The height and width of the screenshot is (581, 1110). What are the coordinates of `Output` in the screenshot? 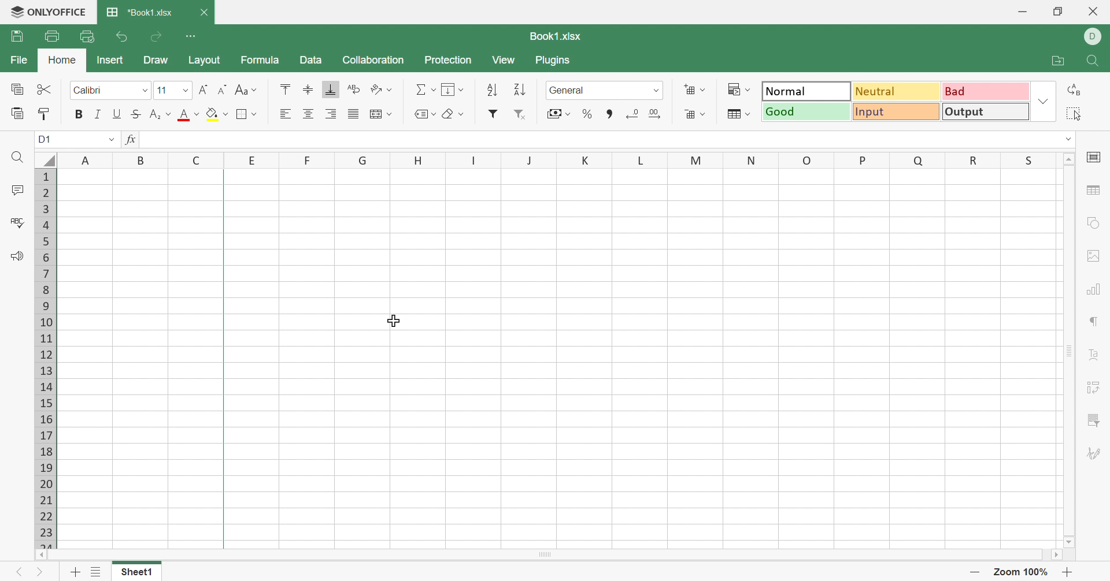 It's located at (986, 111).